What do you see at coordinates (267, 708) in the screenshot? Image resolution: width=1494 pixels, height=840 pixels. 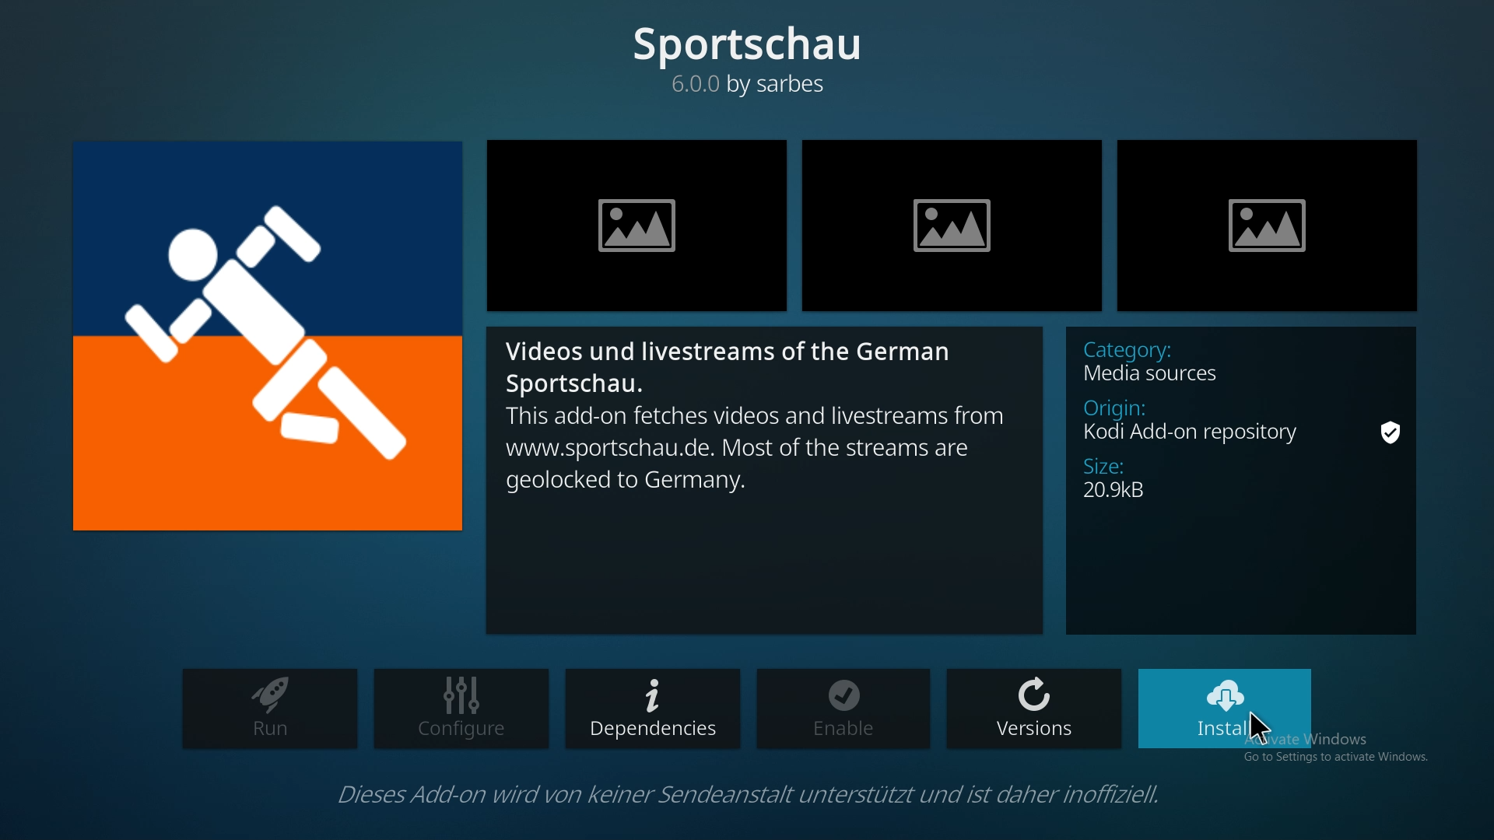 I see `run` at bounding box center [267, 708].